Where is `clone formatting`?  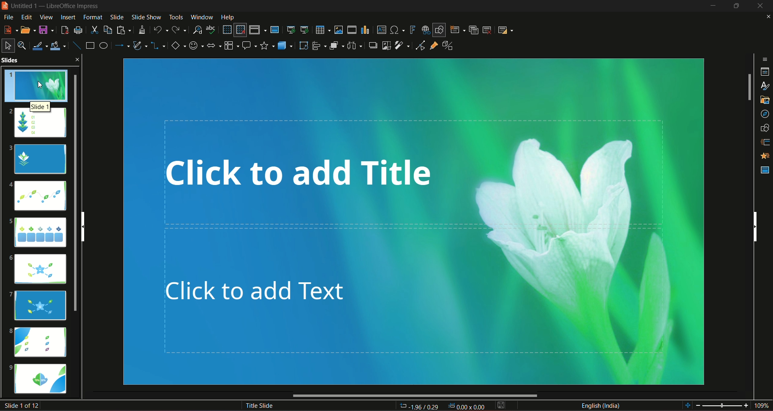 clone formatting is located at coordinates (143, 30).